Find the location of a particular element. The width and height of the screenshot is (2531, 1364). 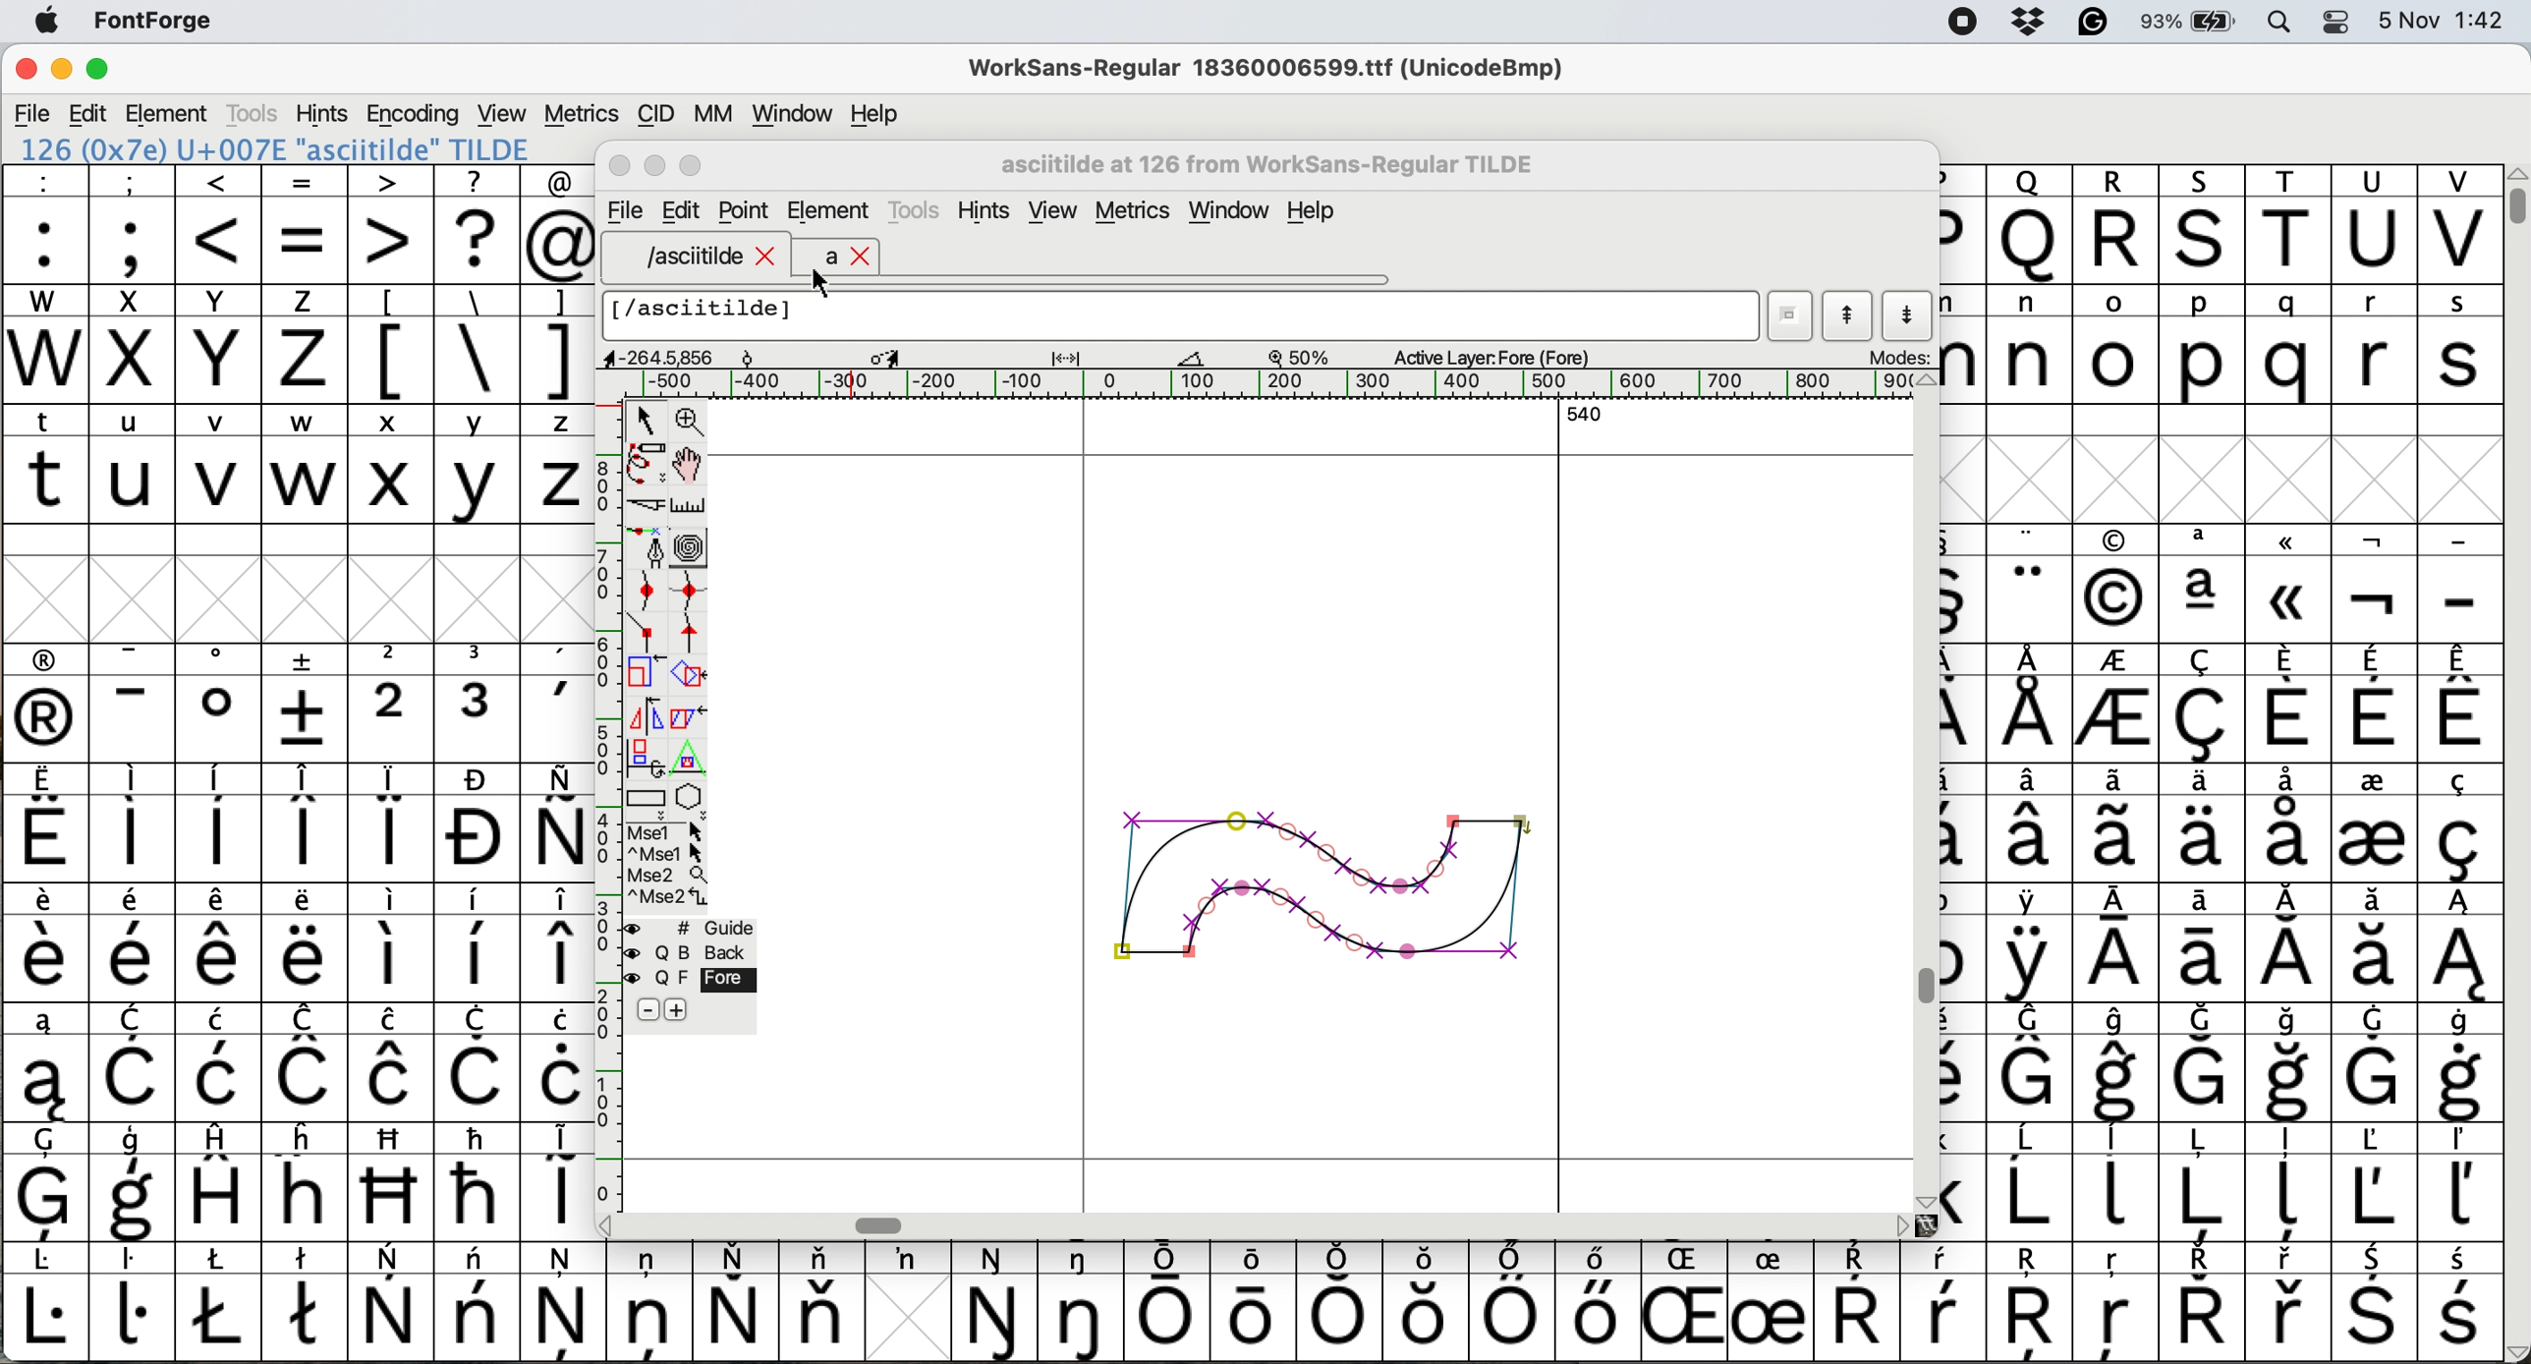

symbol is located at coordinates (564, 1300).